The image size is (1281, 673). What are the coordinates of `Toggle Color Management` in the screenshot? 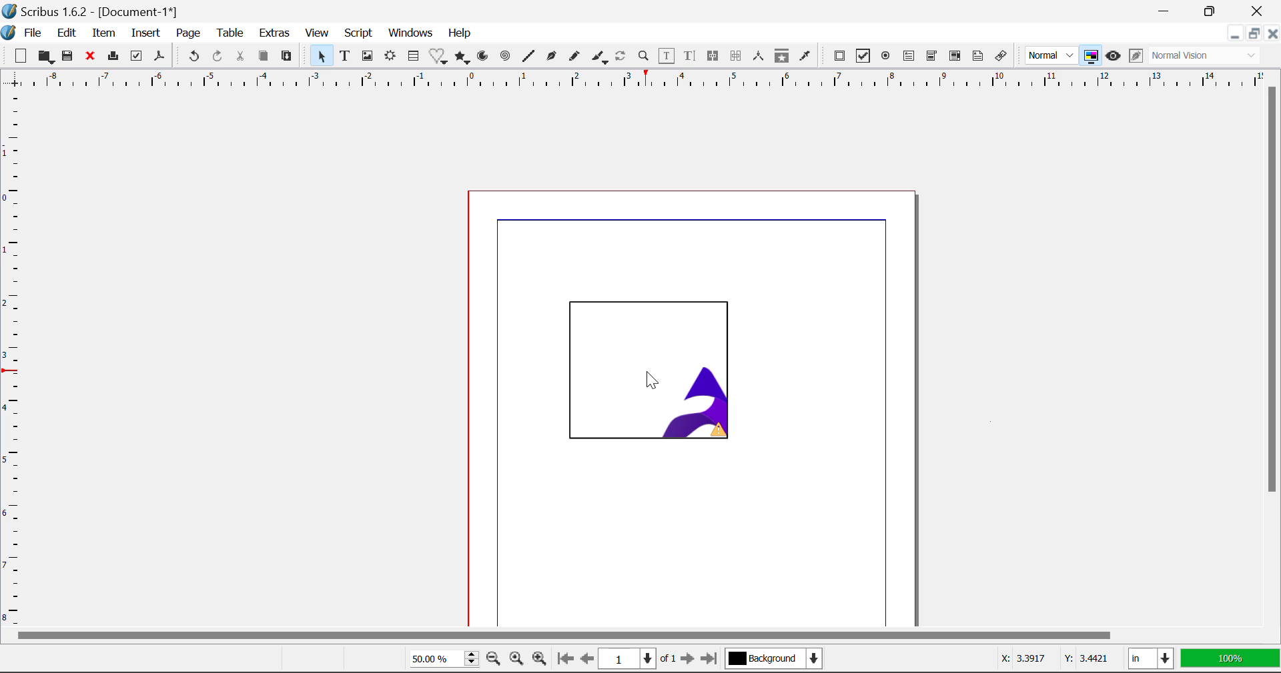 It's located at (1090, 55).